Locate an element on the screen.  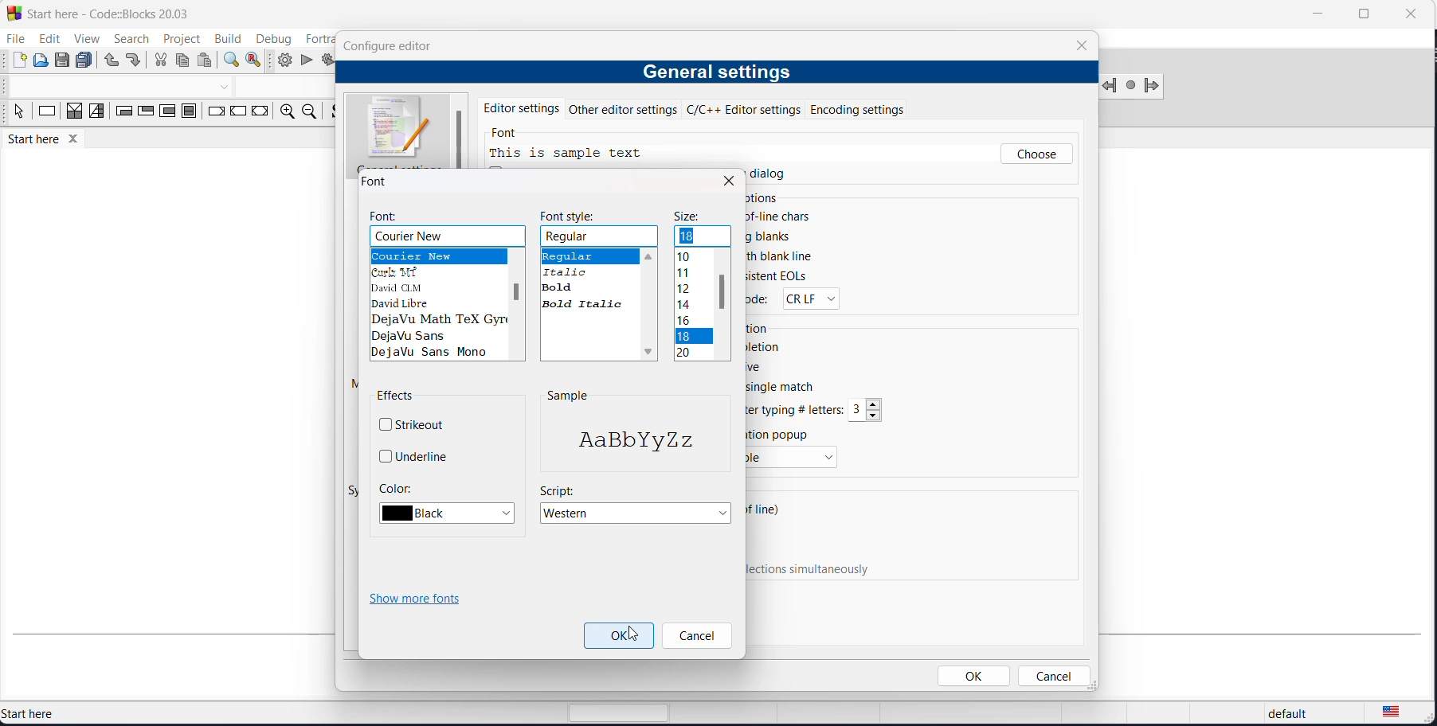
start here tab is located at coordinates (54, 142).